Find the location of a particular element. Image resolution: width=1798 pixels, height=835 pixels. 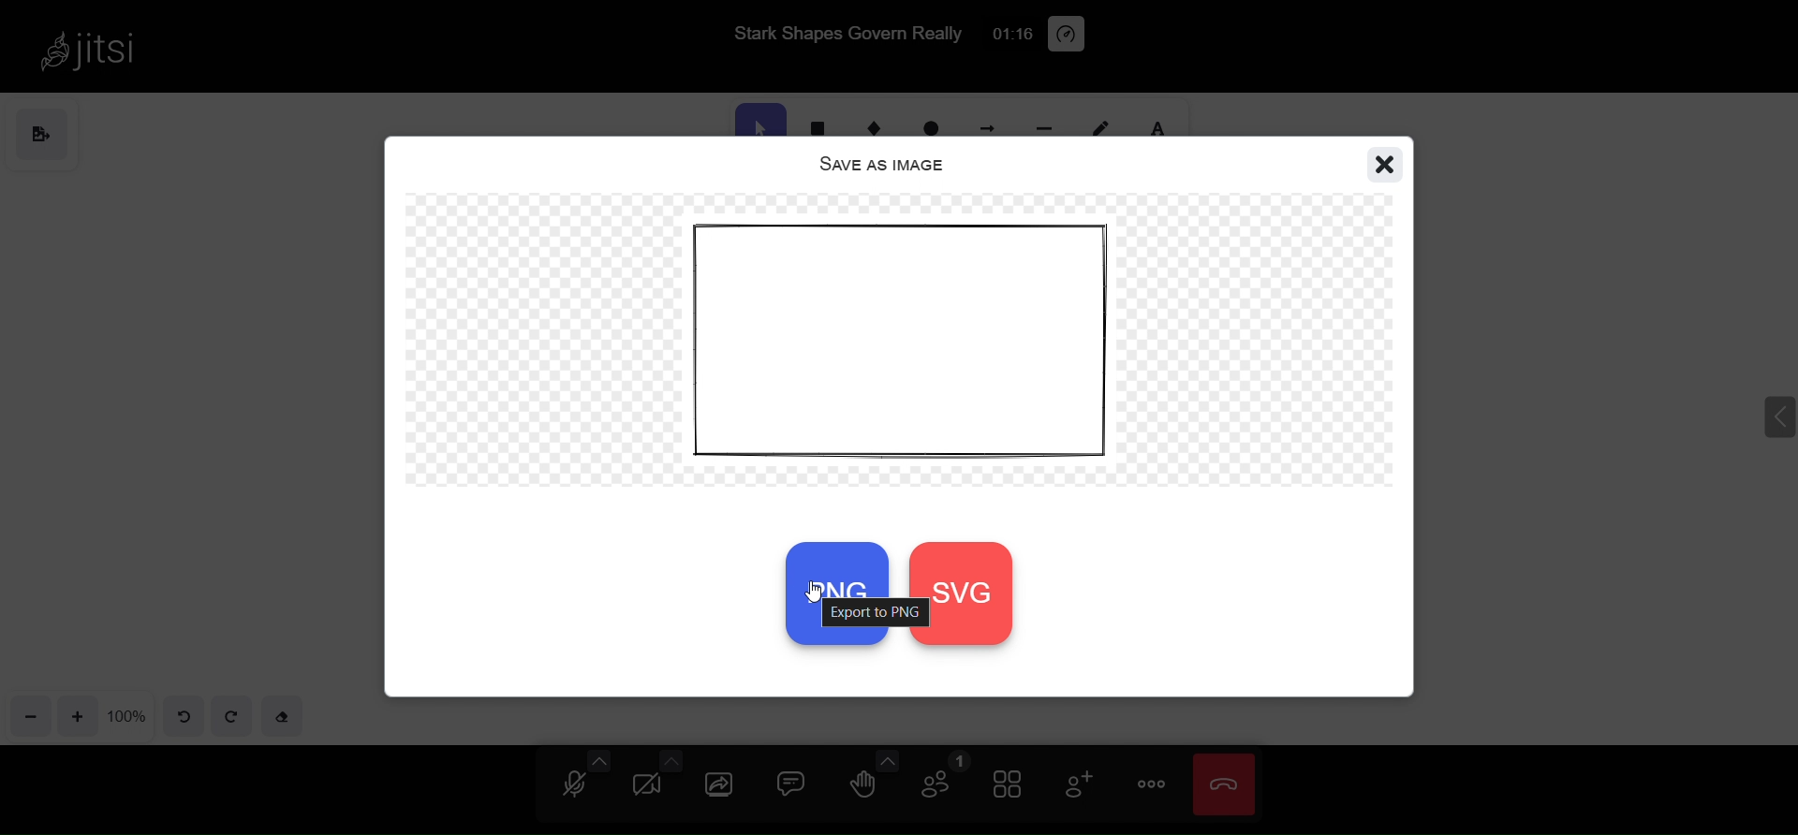

cursor is located at coordinates (823, 602).